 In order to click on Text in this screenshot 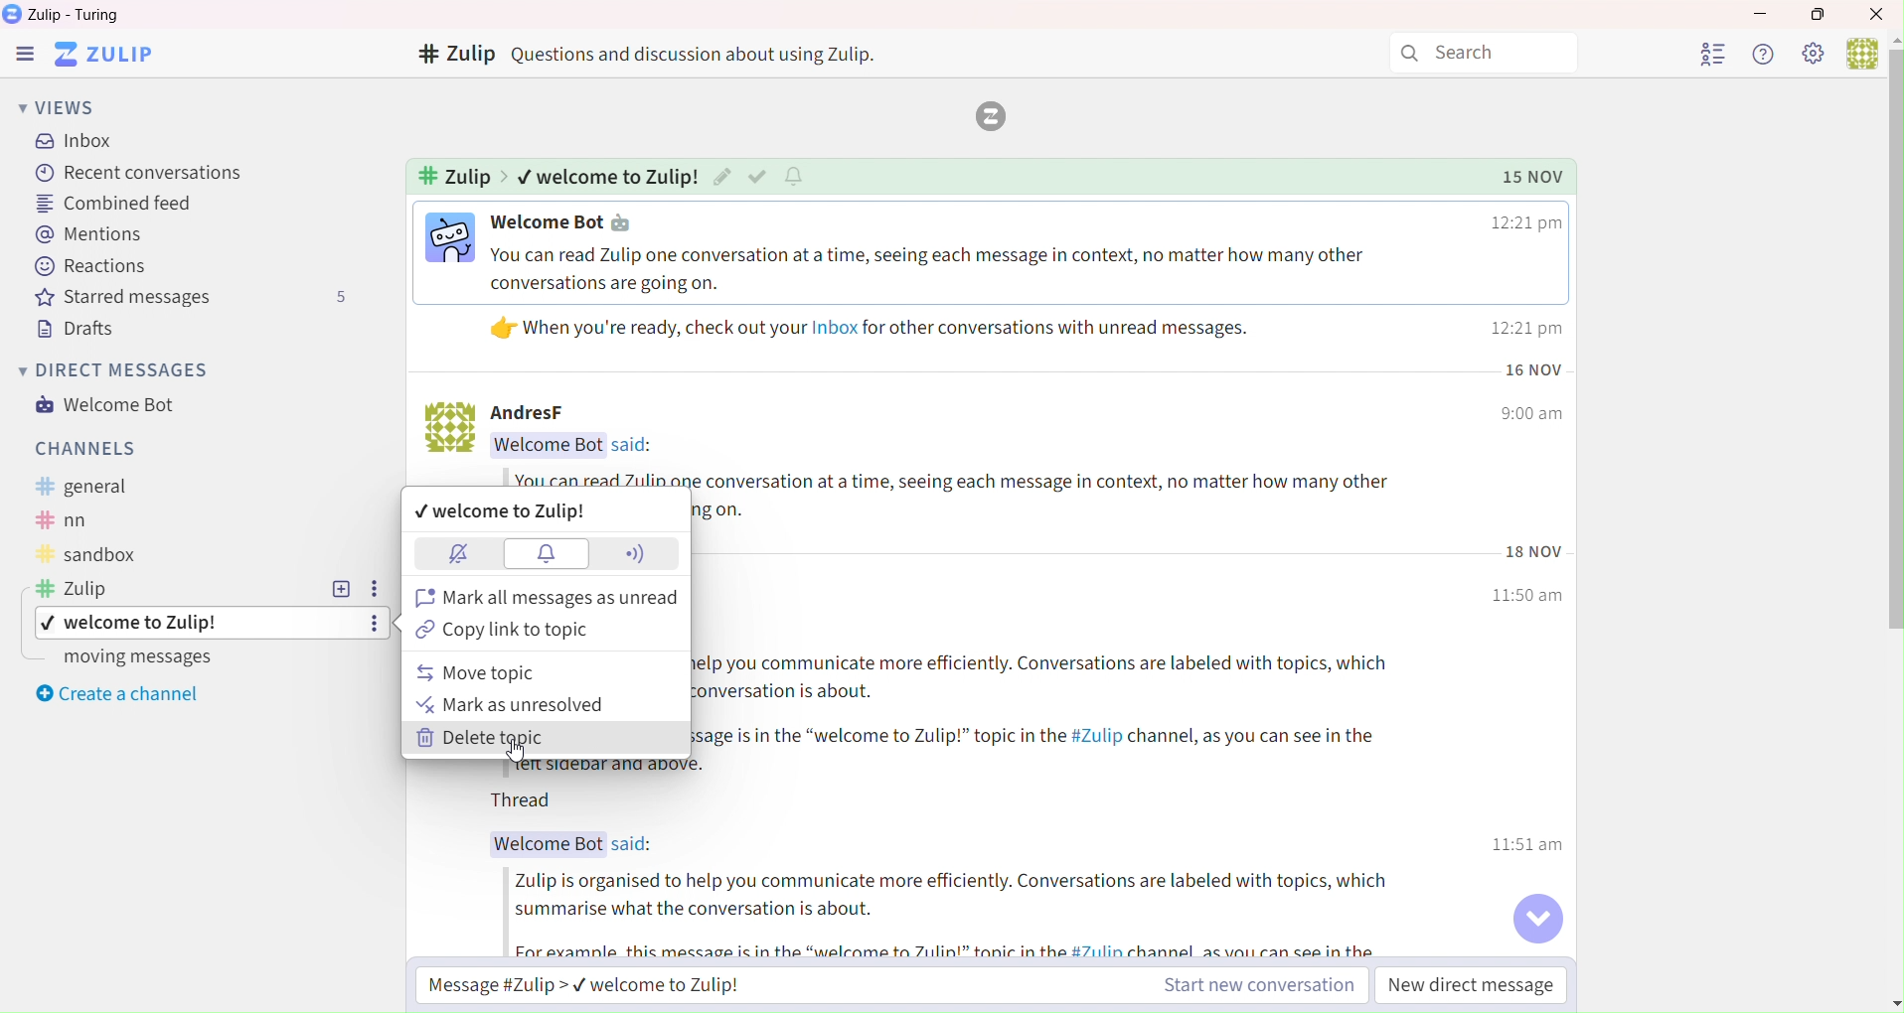, I will do `click(453, 176)`.